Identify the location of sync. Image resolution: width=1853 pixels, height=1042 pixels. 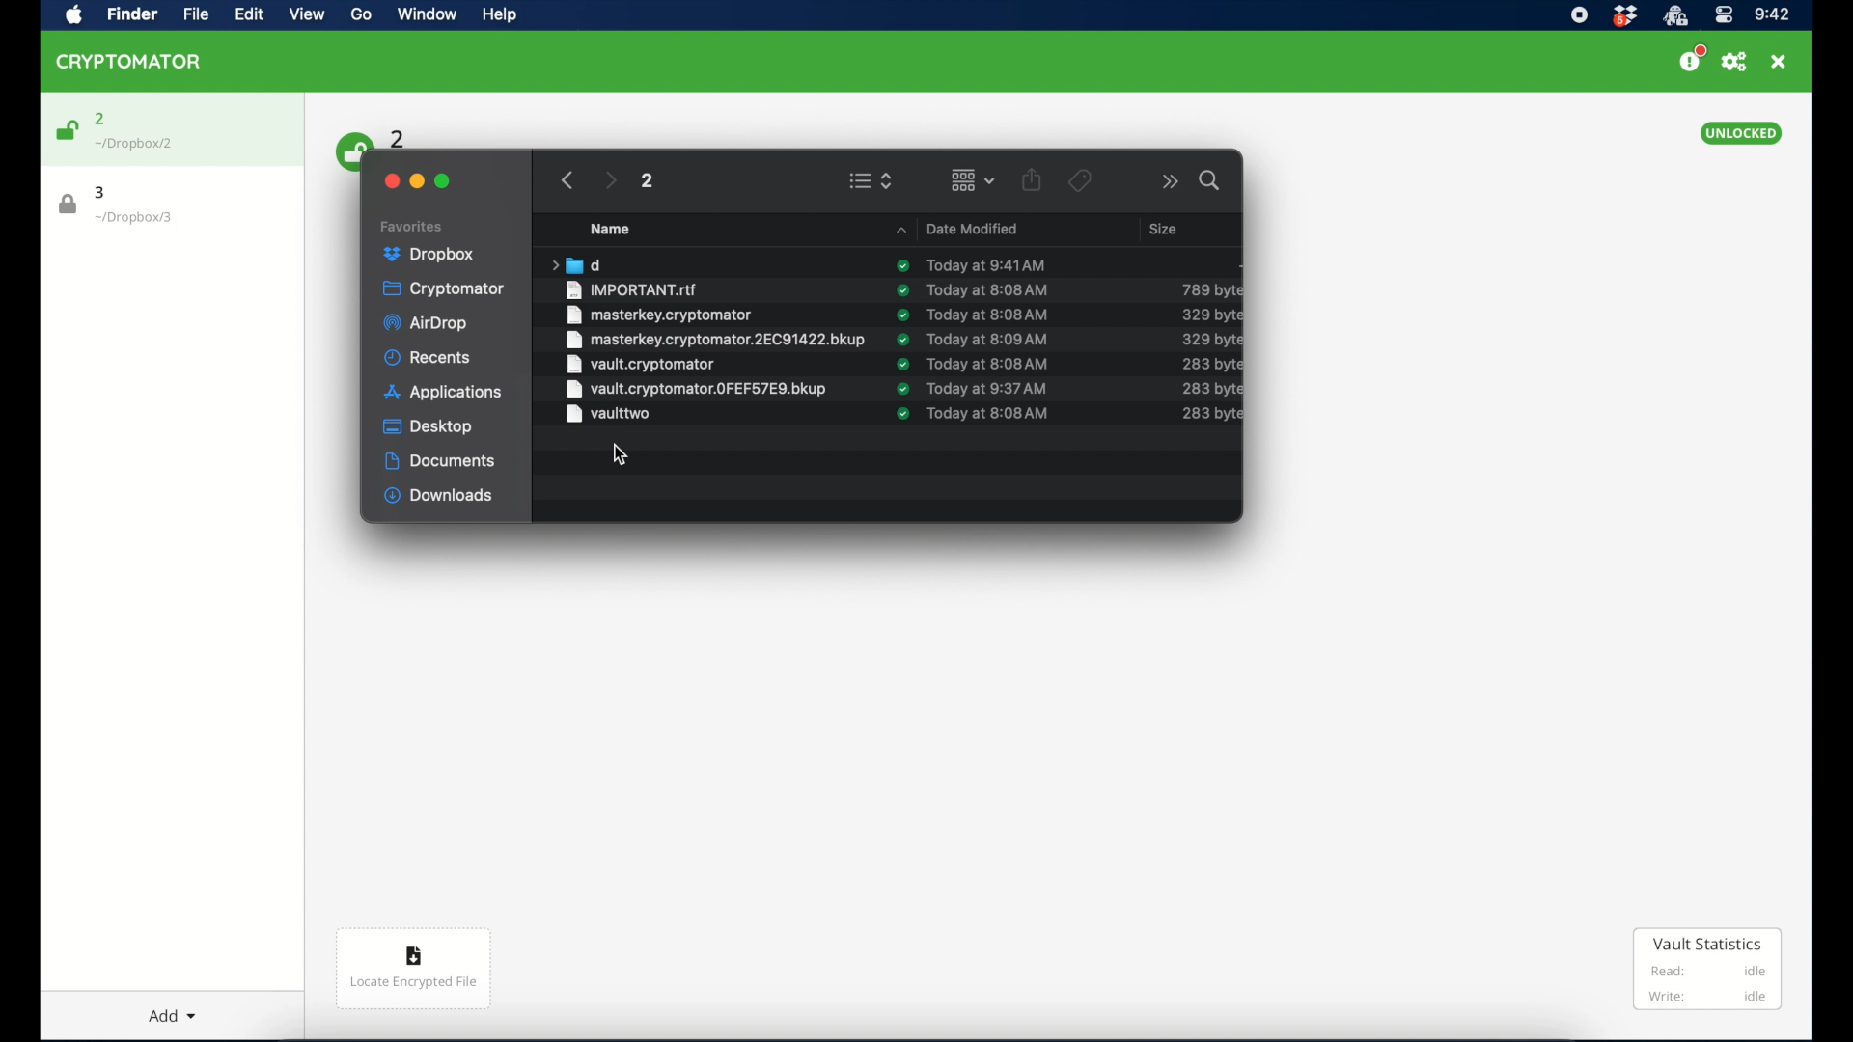
(903, 339).